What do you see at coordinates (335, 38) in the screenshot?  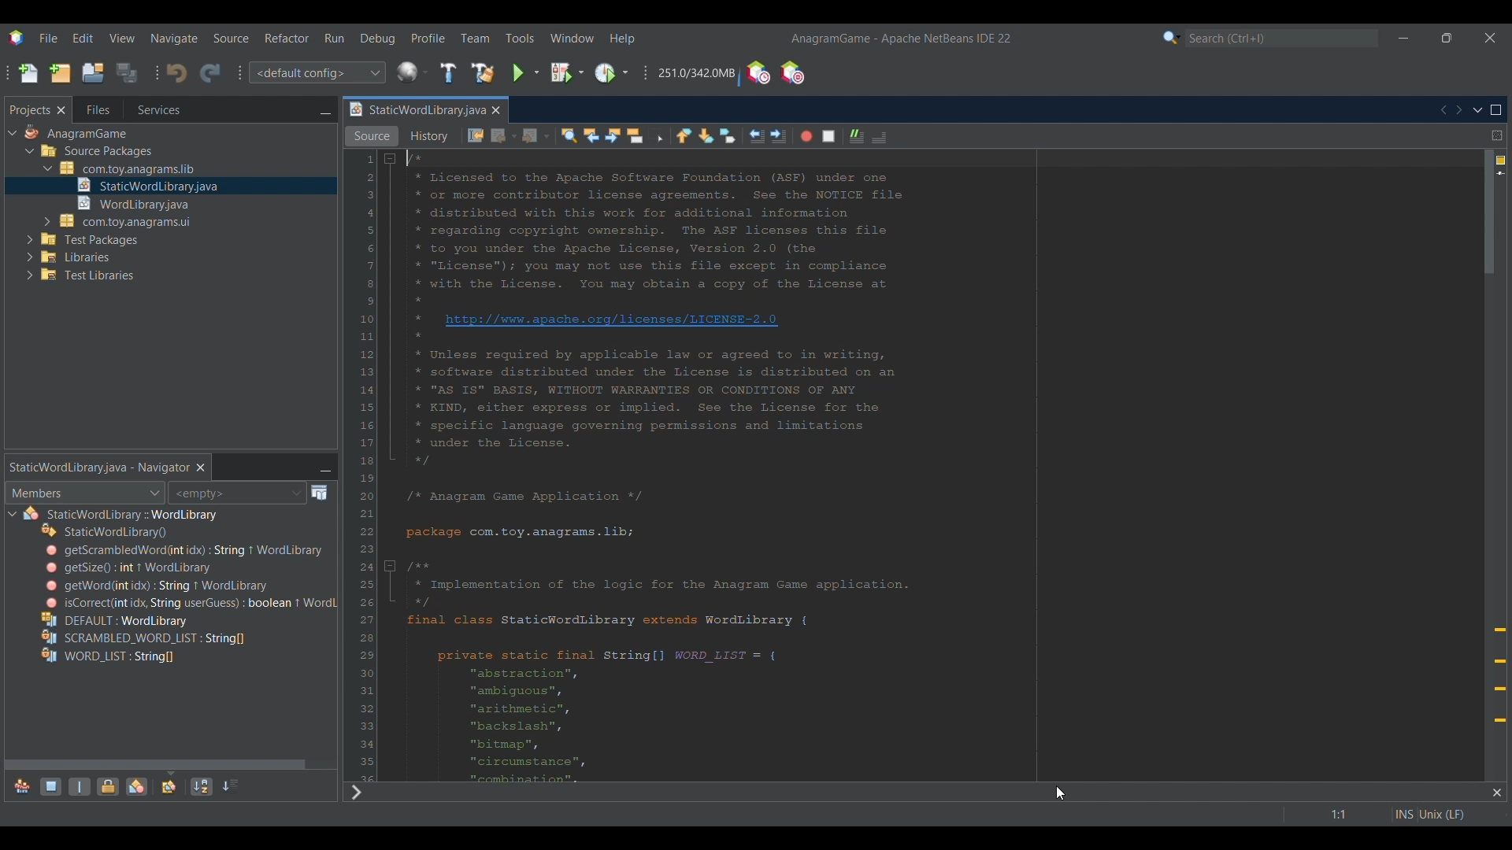 I see `Run menu` at bounding box center [335, 38].